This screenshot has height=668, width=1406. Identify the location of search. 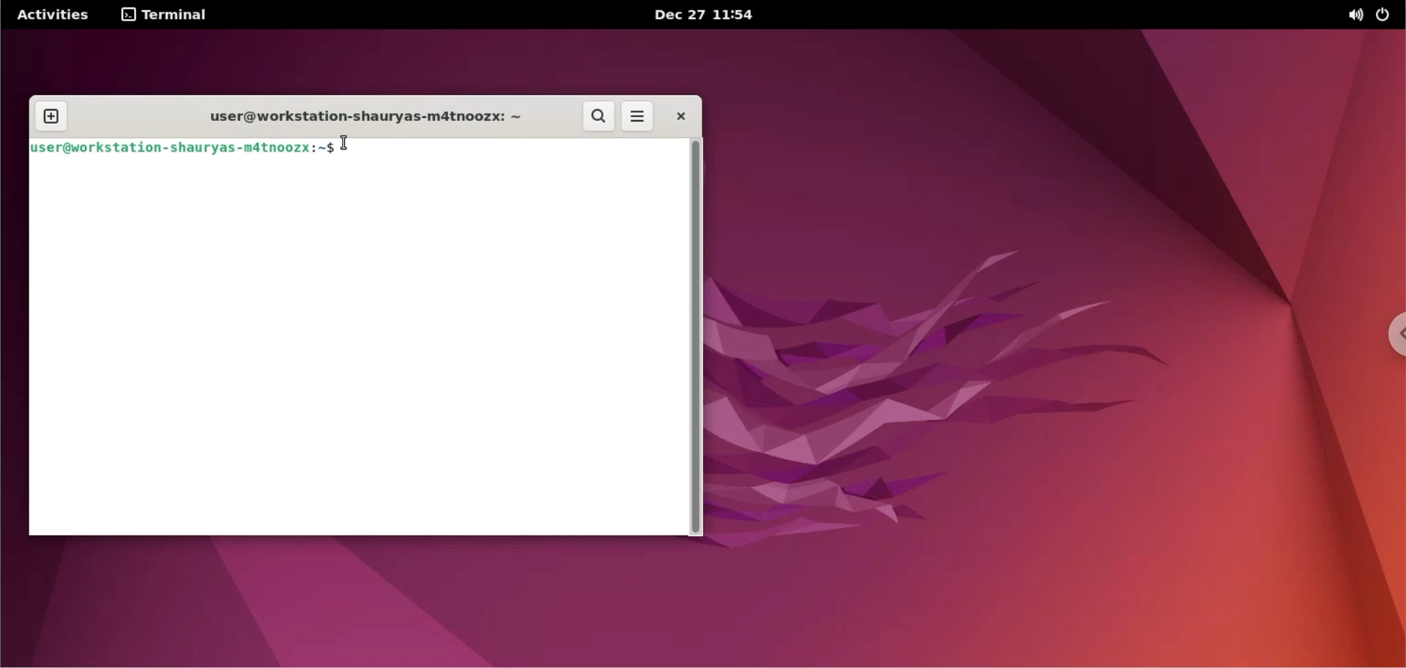
(597, 116).